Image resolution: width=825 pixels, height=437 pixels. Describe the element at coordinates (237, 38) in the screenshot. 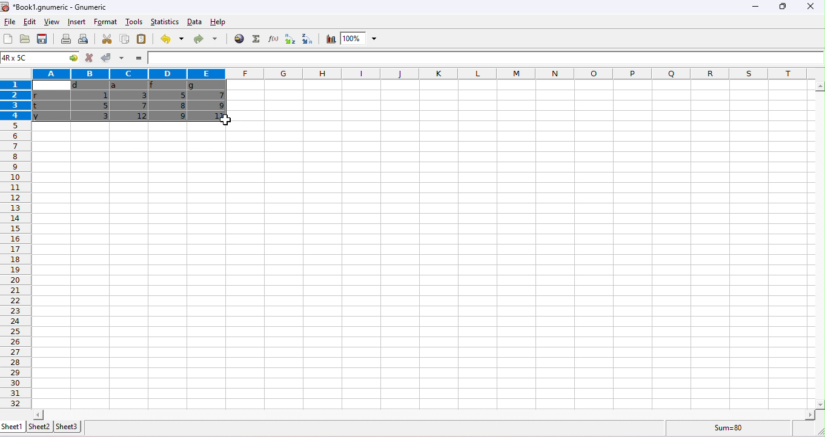

I see `hyperlink` at that location.